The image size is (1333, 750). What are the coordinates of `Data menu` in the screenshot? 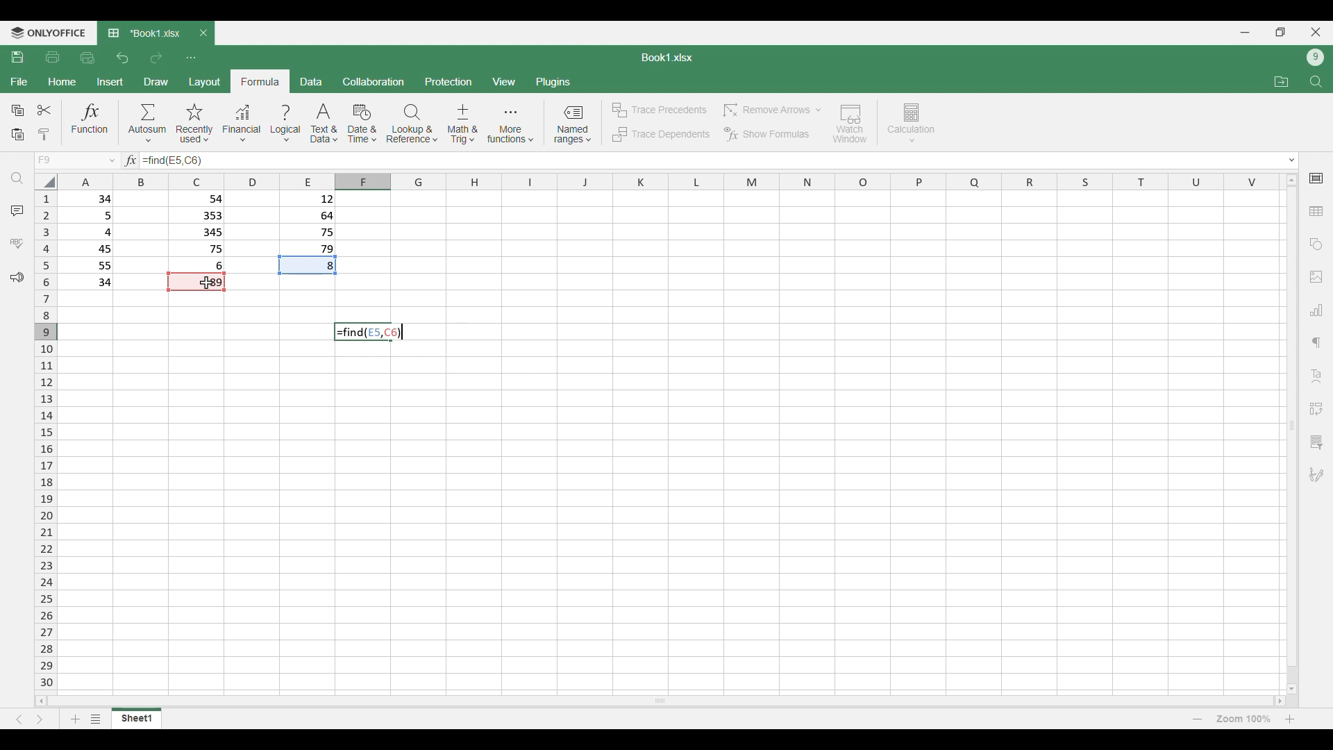 It's located at (312, 81).